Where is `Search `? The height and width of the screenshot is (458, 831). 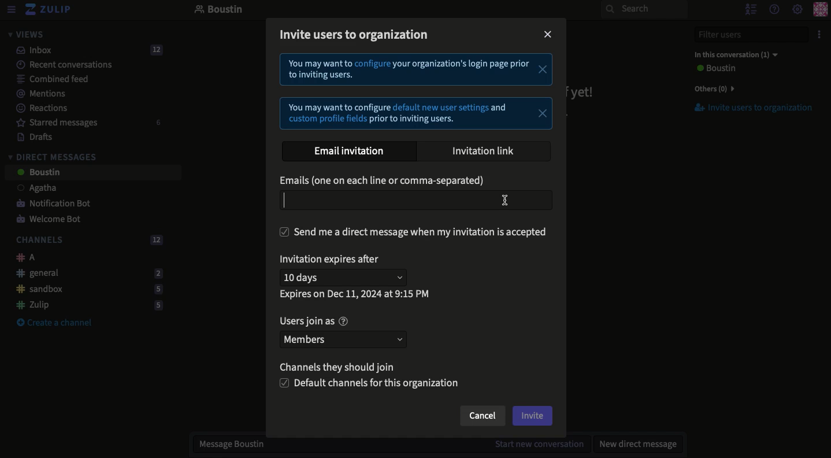
Search  is located at coordinates (644, 9).